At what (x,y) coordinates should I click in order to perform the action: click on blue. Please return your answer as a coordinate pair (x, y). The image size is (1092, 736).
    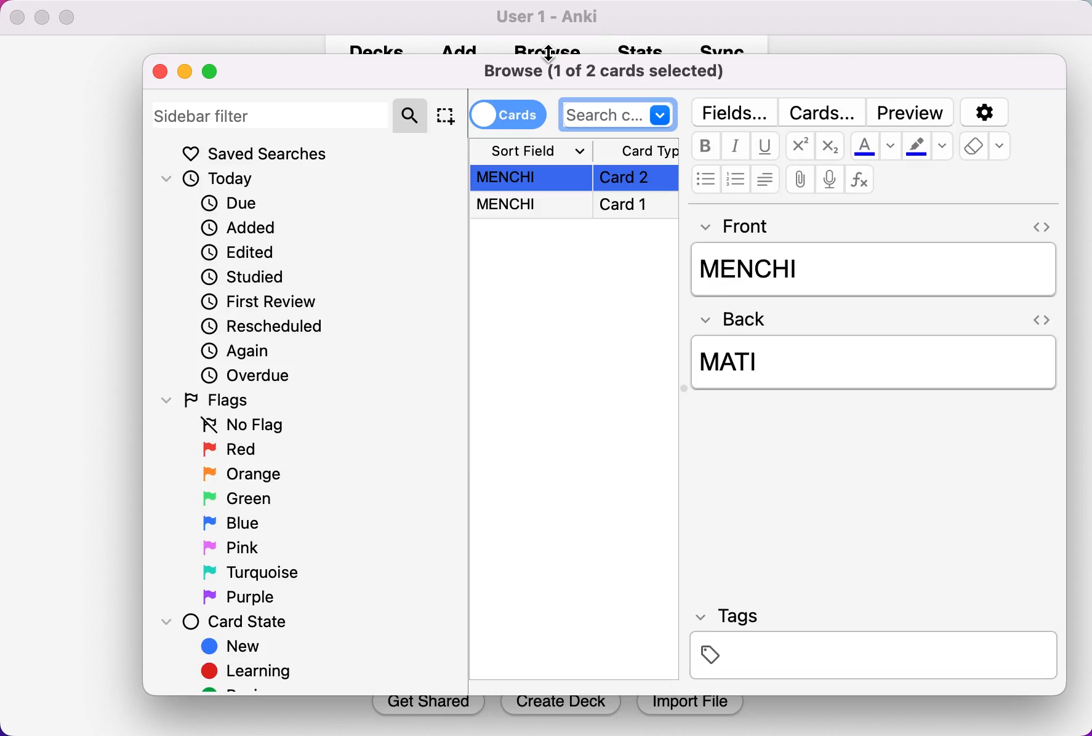
    Looking at the image, I should click on (231, 522).